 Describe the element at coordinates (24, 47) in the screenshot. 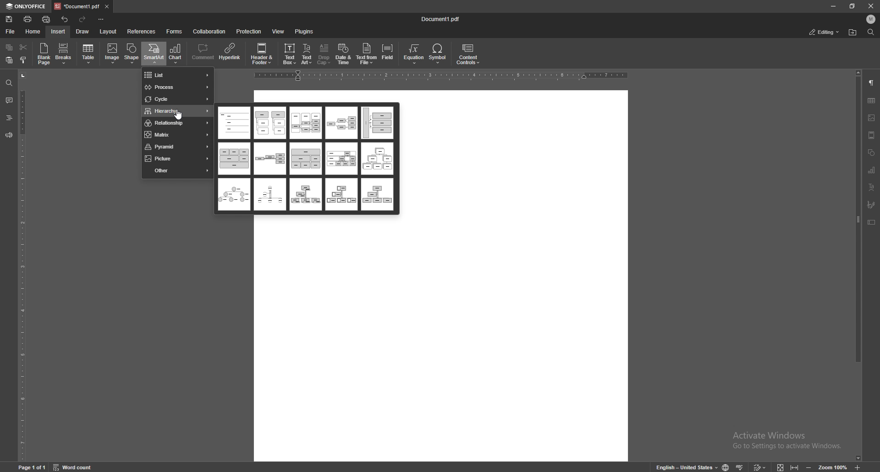

I see `cut` at that location.